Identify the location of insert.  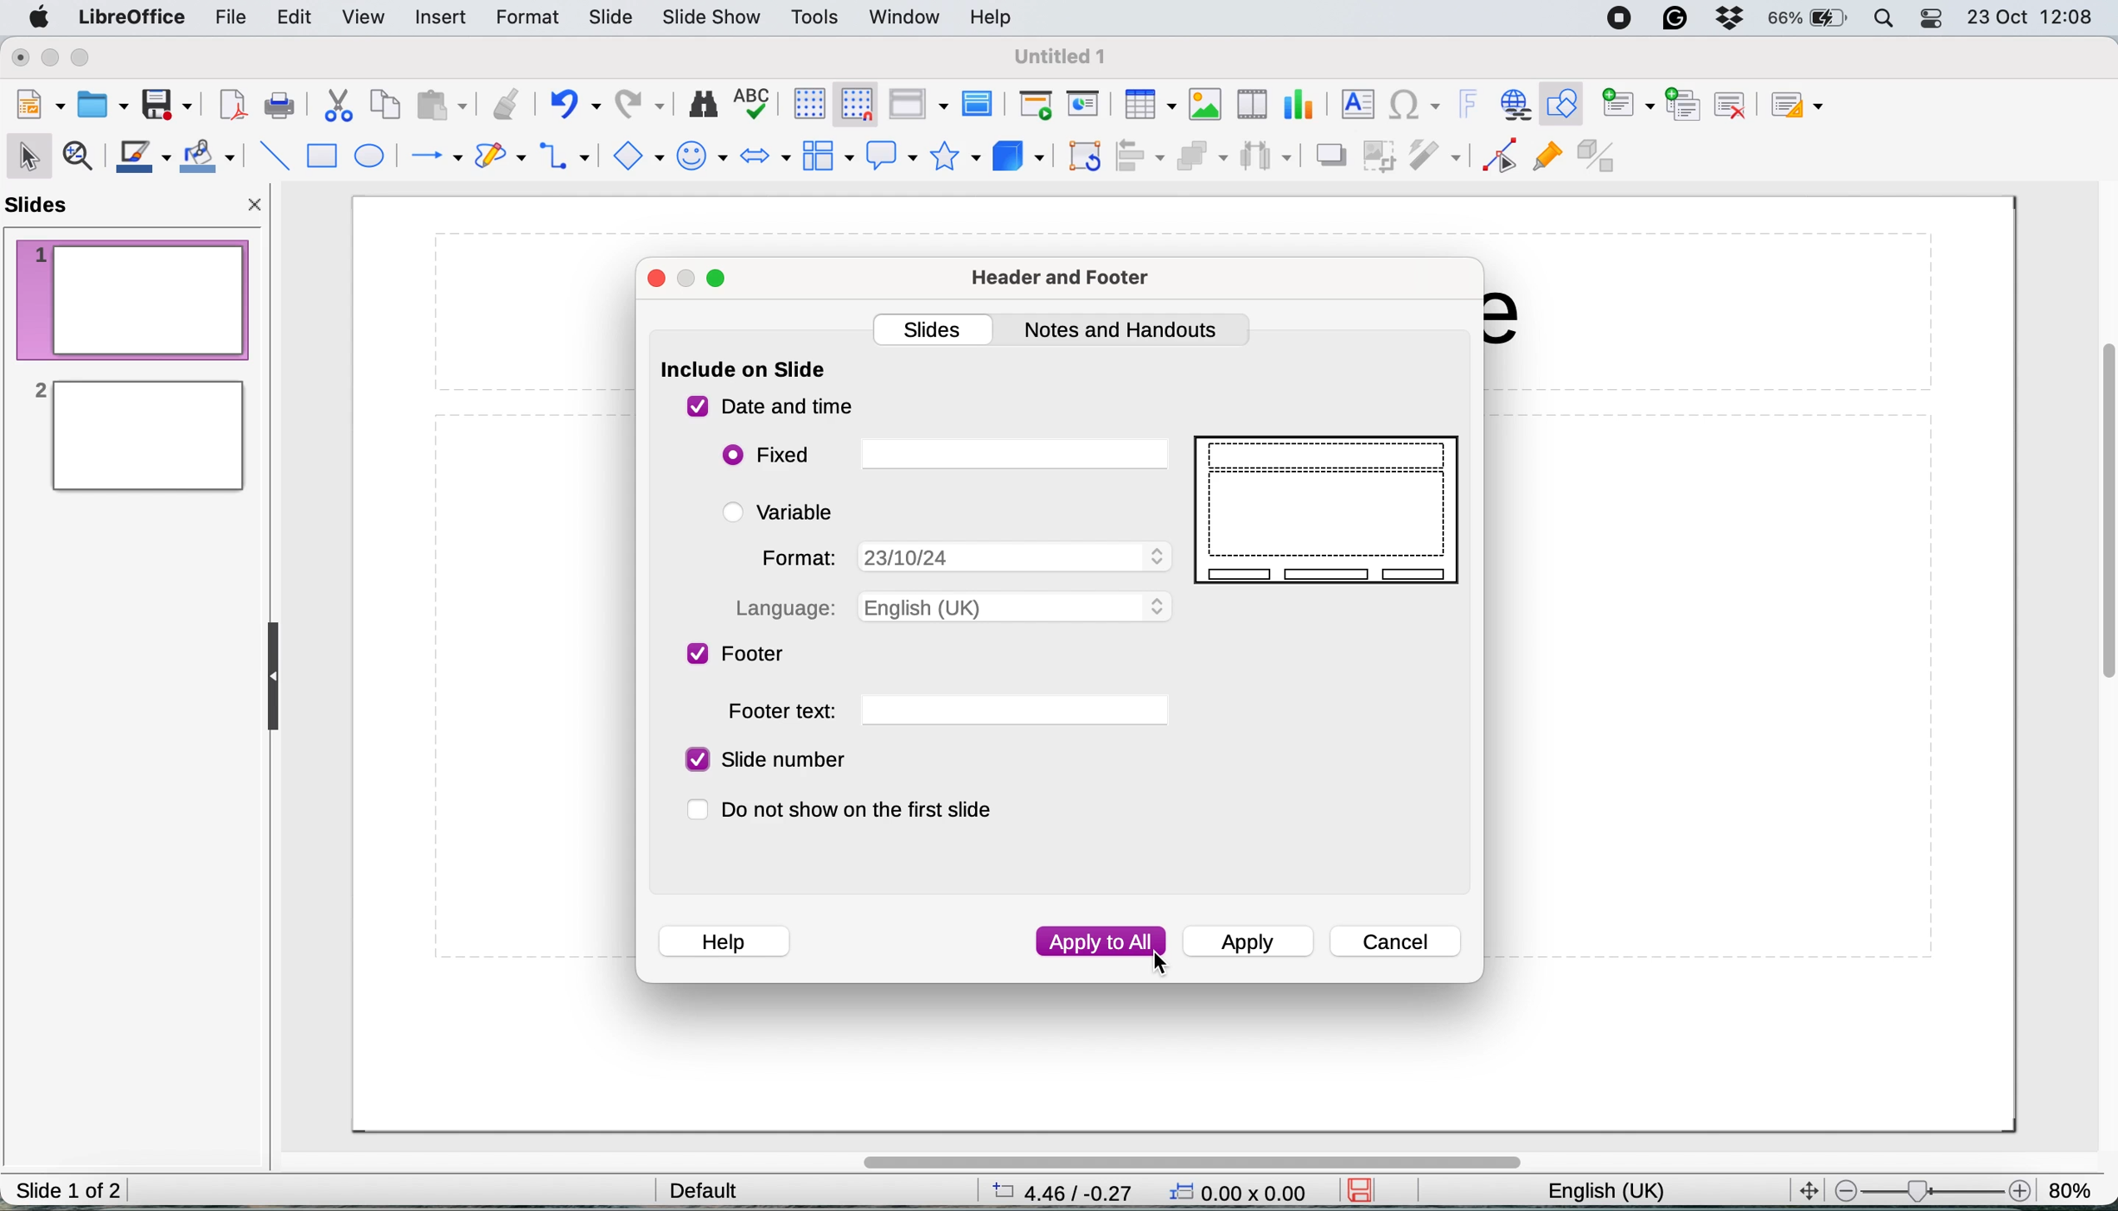
(438, 16).